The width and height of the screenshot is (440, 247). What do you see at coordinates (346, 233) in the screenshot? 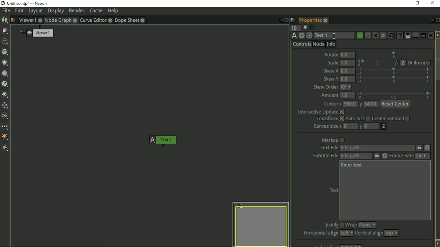
I see `left` at bounding box center [346, 233].